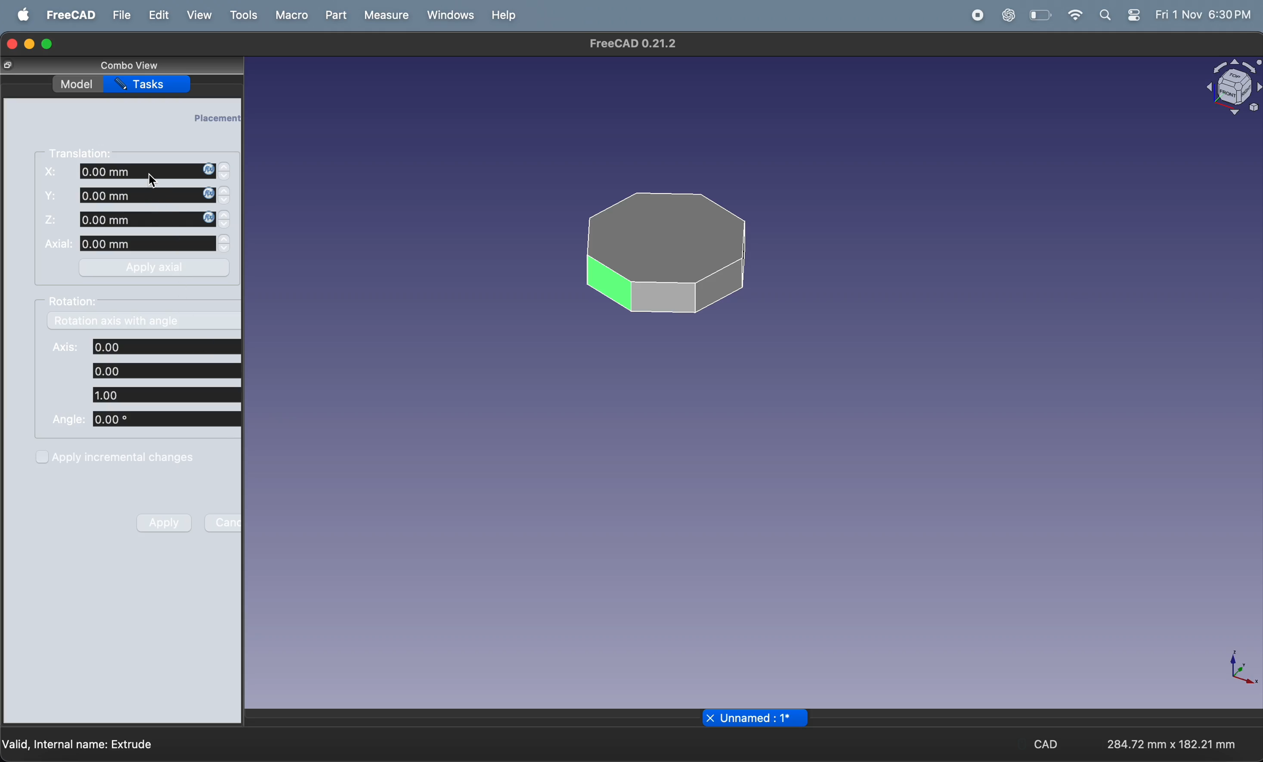 The height and width of the screenshot is (762, 1263). Describe the element at coordinates (165, 522) in the screenshot. I see `Apply` at that location.